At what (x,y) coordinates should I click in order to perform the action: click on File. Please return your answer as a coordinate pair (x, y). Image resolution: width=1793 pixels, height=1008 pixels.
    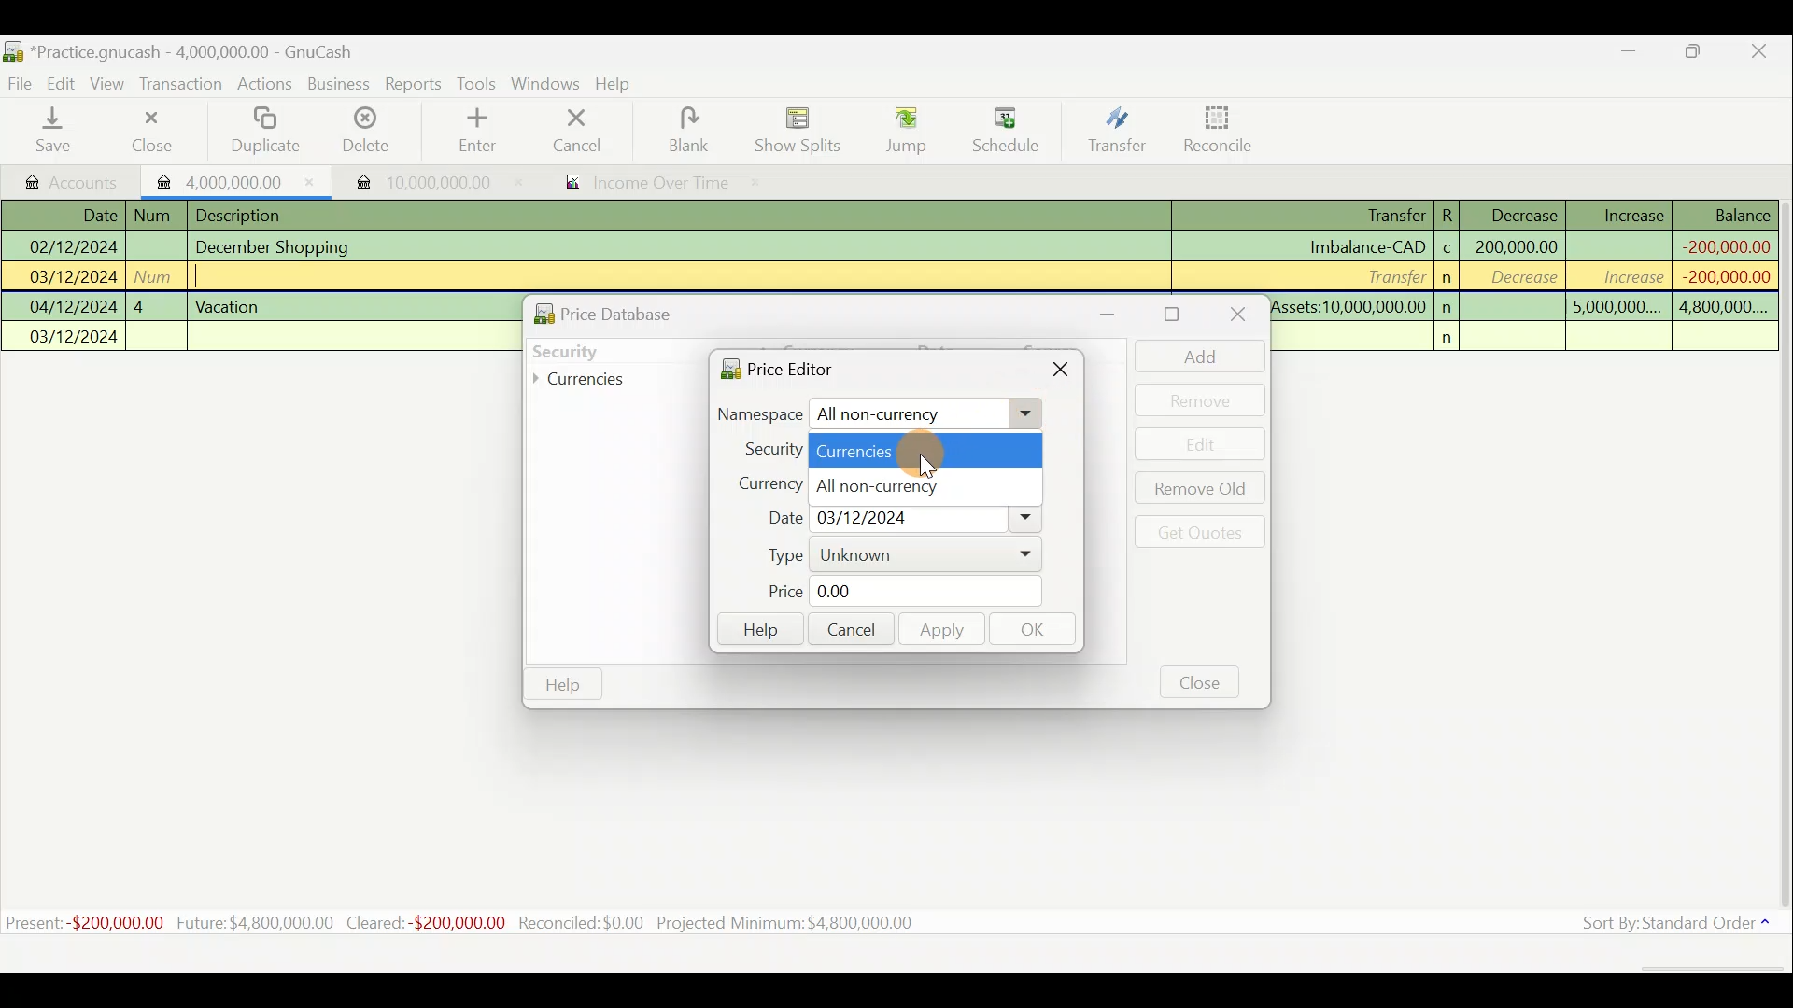
    Looking at the image, I should click on (21, 80).